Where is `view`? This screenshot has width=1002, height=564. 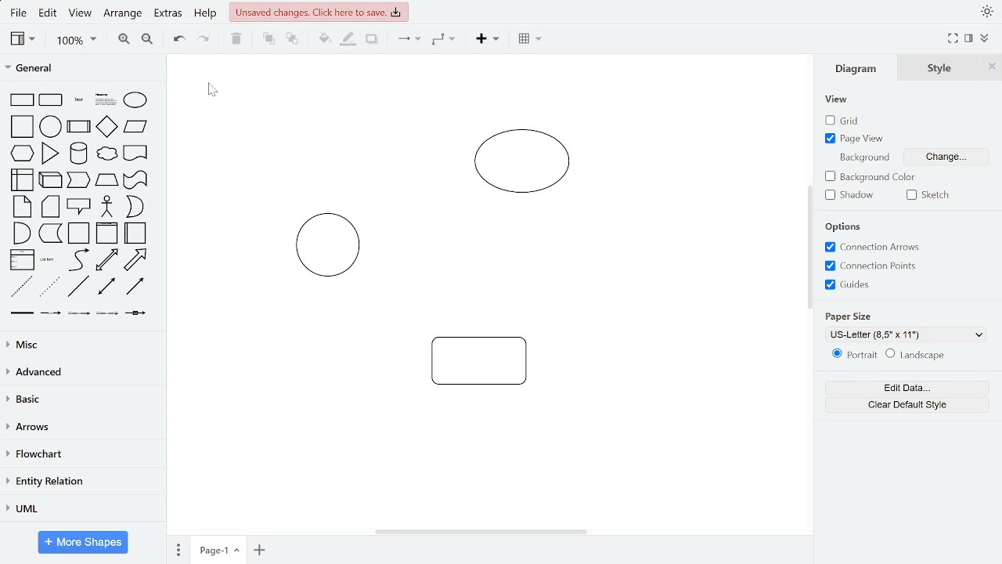
view is located at coordinates (837, 99).